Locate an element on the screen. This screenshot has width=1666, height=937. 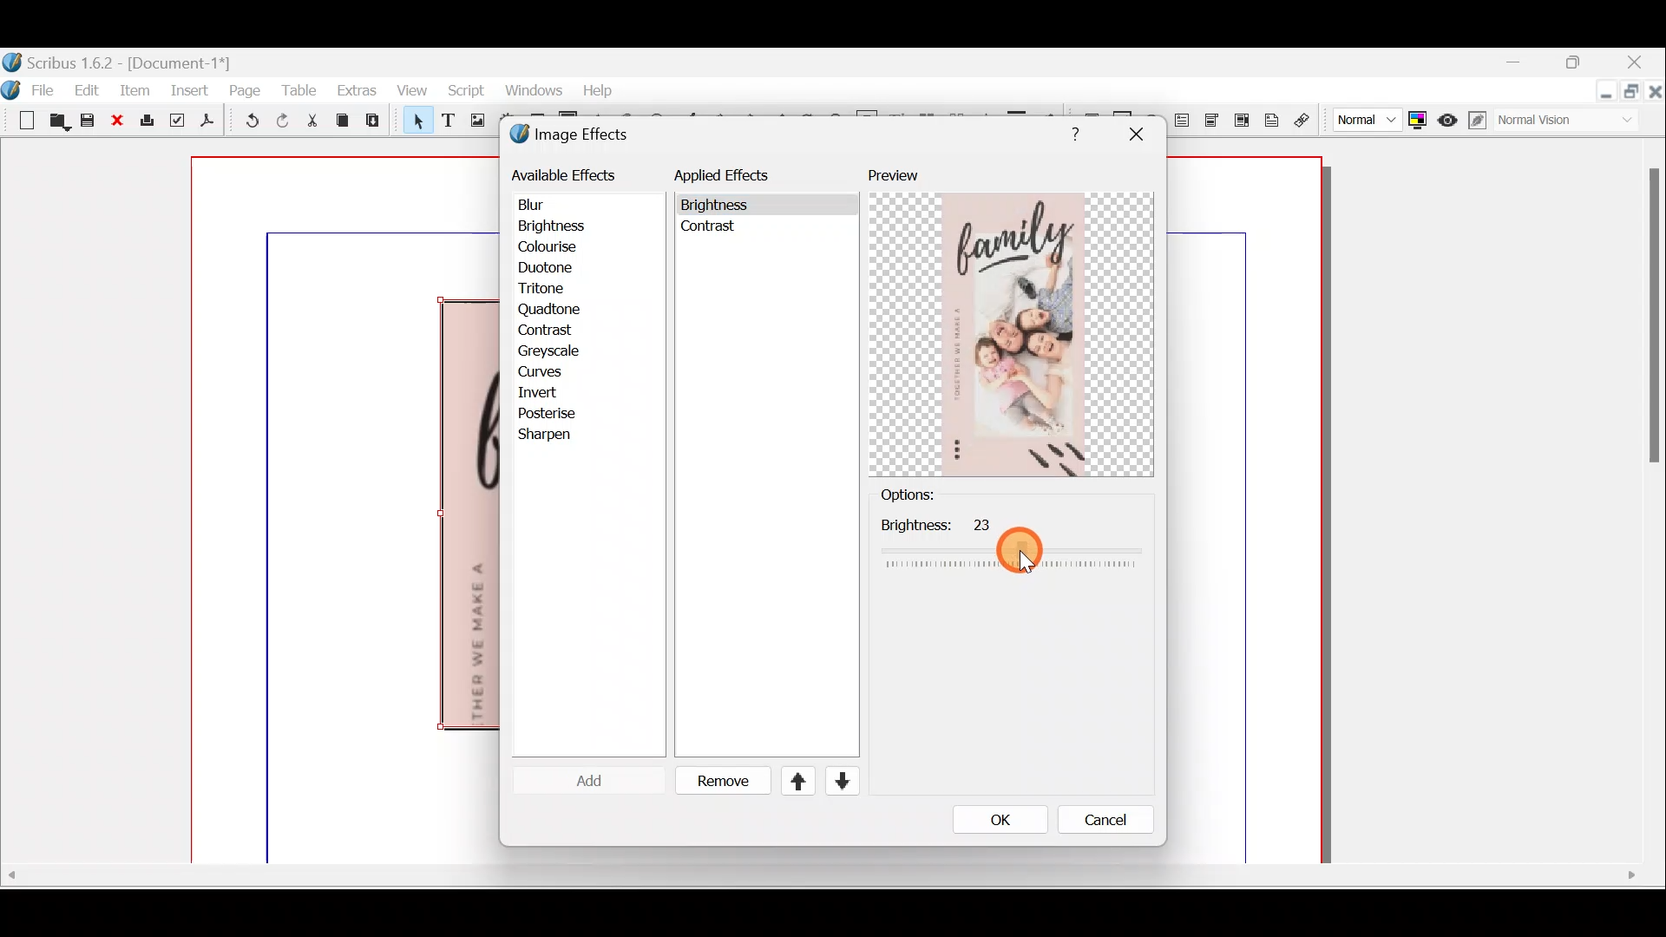
Insert is located at coordinates (188, 89).